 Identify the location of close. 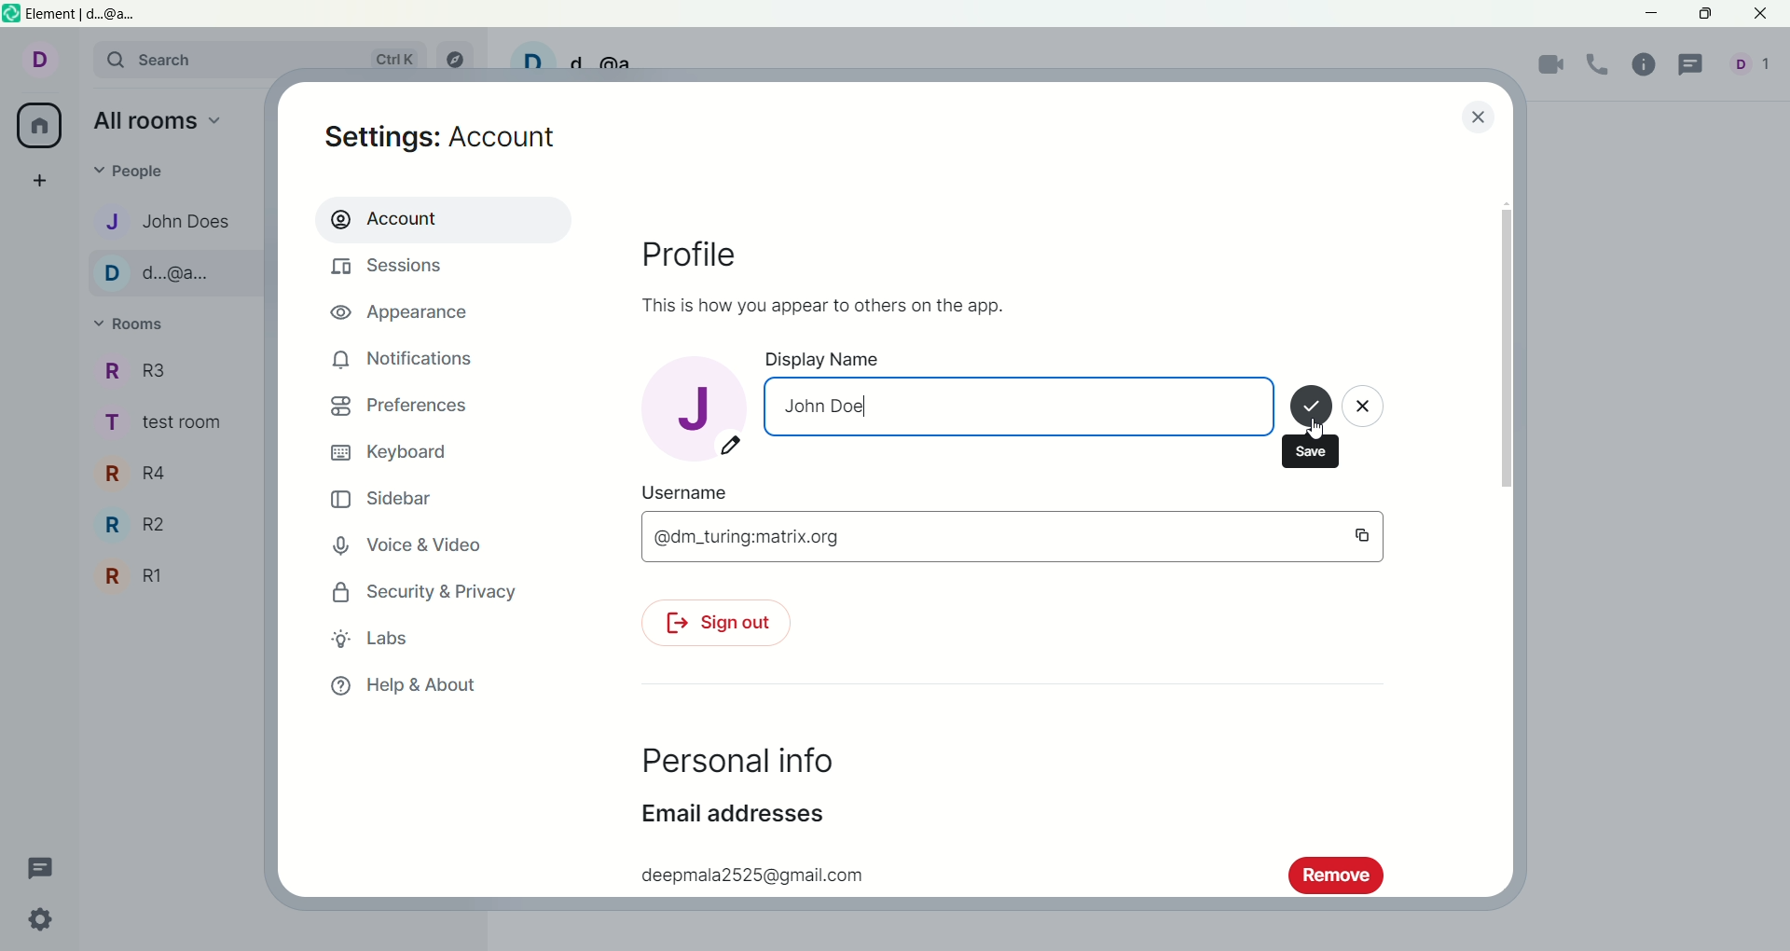
(1763, 15).